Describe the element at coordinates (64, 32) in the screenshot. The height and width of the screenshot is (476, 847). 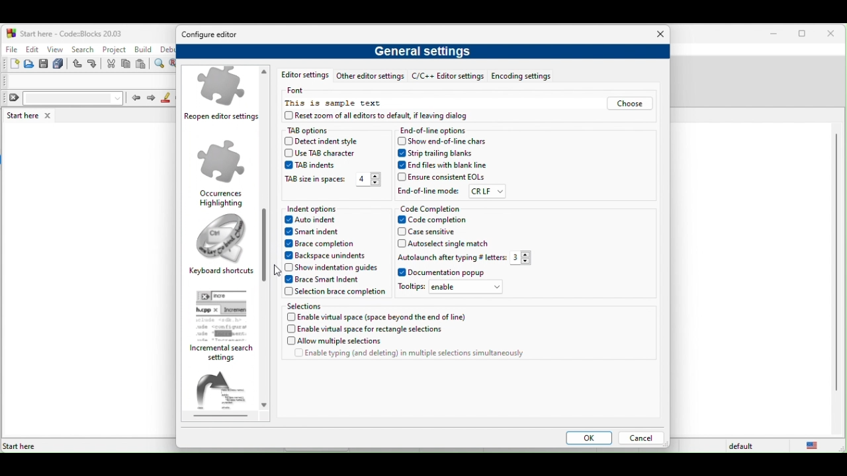
I see `start here-code blocks-20.03` at that location.